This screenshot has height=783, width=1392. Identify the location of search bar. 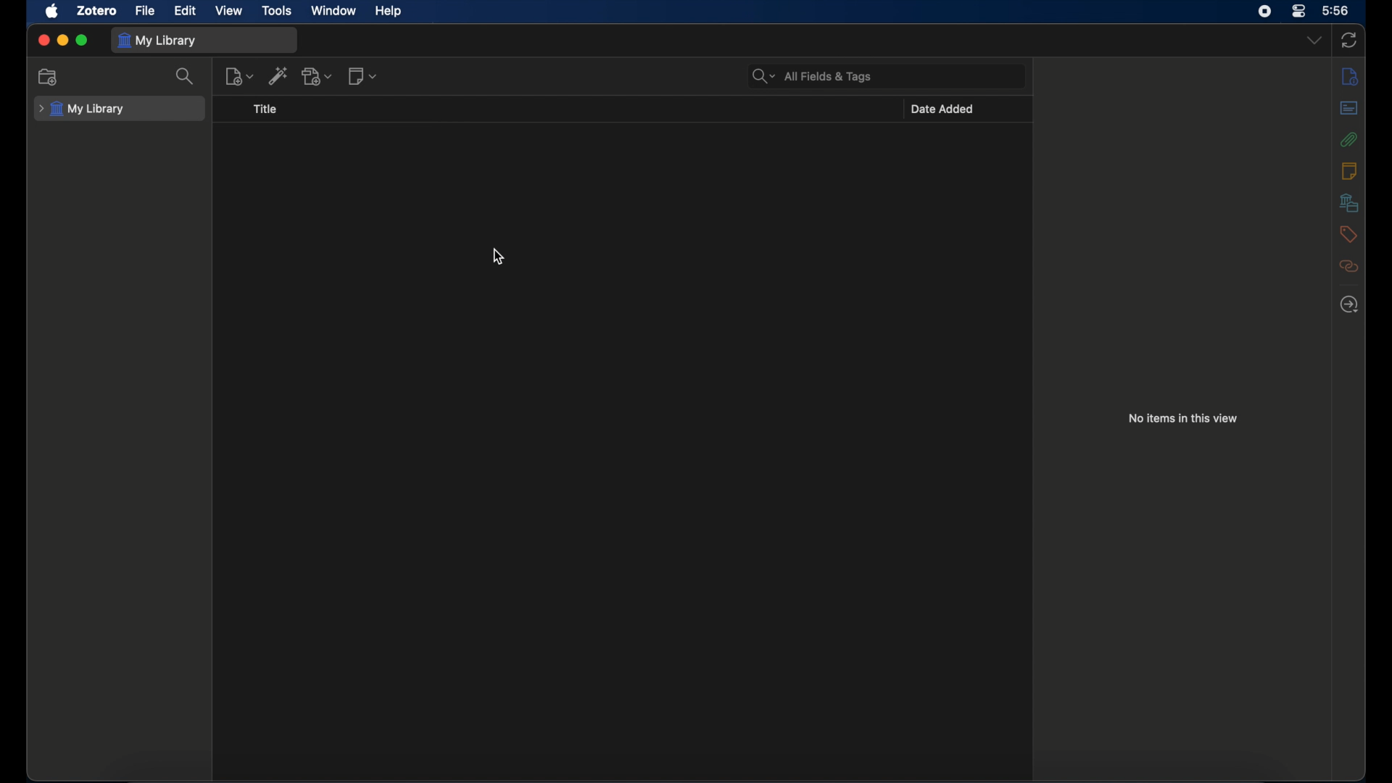
(812, 75).